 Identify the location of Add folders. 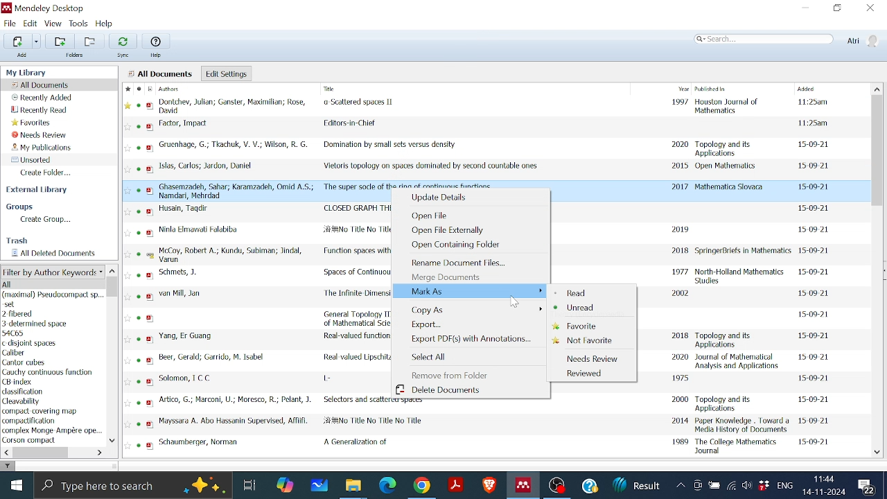
(60, 42).